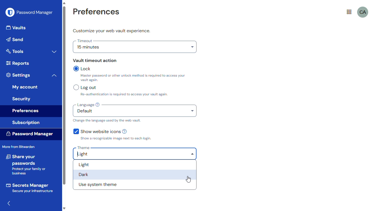  Describe the element at coordinates (30, 188) in the screenshot. I see `Secrets Manager Secure your infrastructure` at that location.